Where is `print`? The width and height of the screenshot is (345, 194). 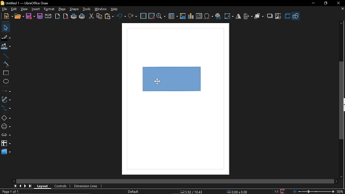
print is located at coordinates (82, 17).